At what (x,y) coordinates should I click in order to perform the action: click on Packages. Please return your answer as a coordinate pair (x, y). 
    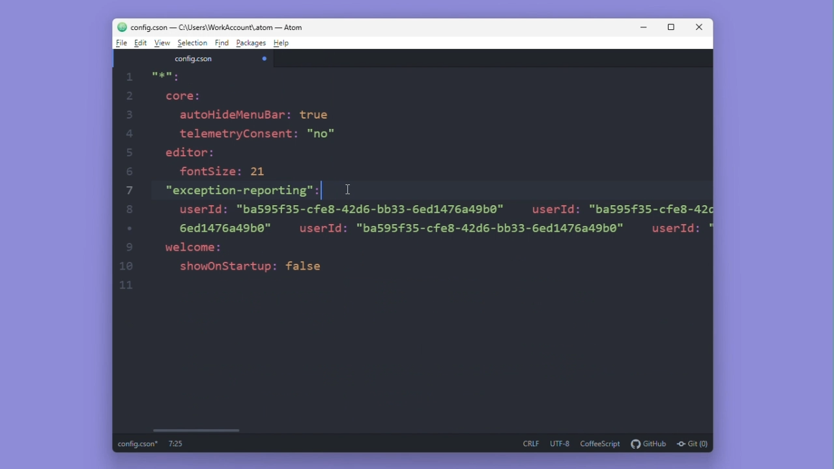
    Looking at the image, I should click on (251, 43).